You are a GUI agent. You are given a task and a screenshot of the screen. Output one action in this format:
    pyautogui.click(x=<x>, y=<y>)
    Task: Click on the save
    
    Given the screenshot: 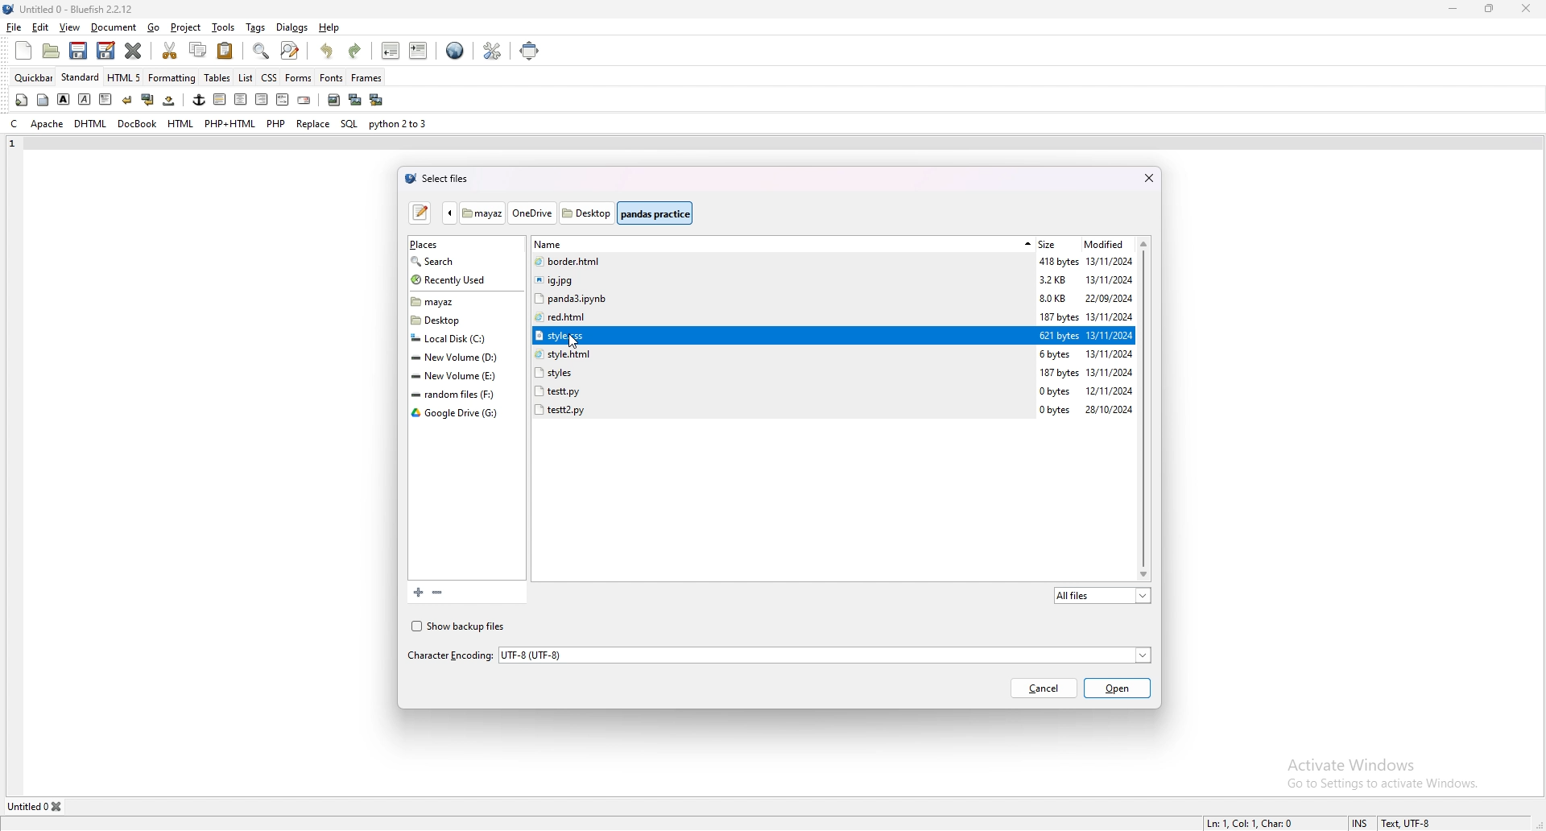 What is the action you would take?
    pyautogui.click(x=78, y=51)
    